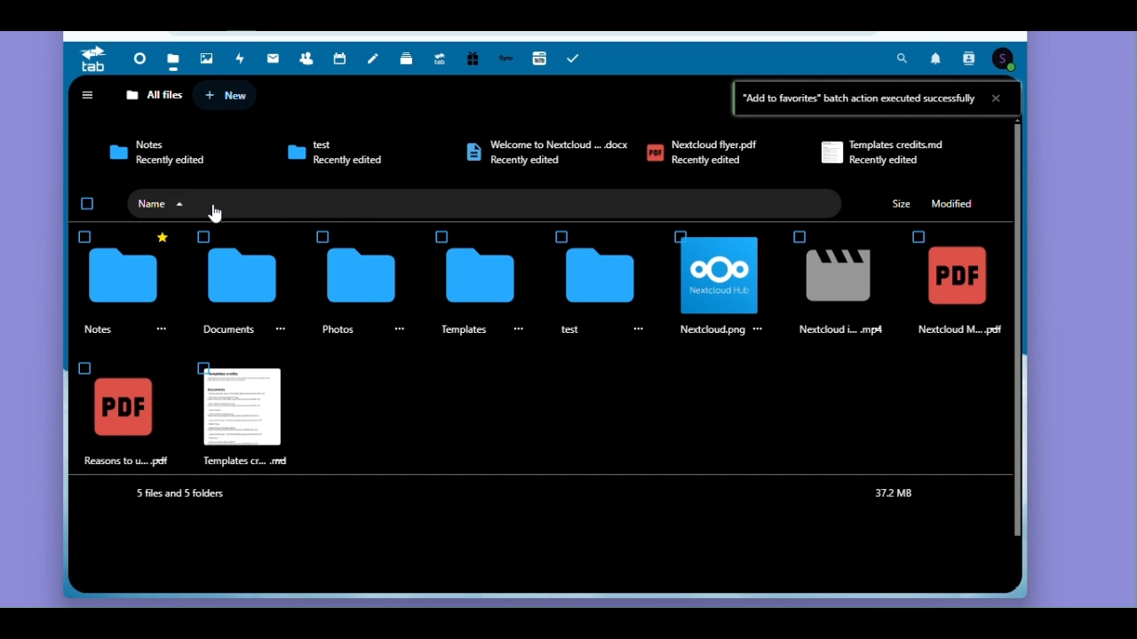 This screenshot has height=639, width=1137. What do you see at coordinates (472, 59) in the screenshot?
I see `Free tier` at bounding box center [472, 59].